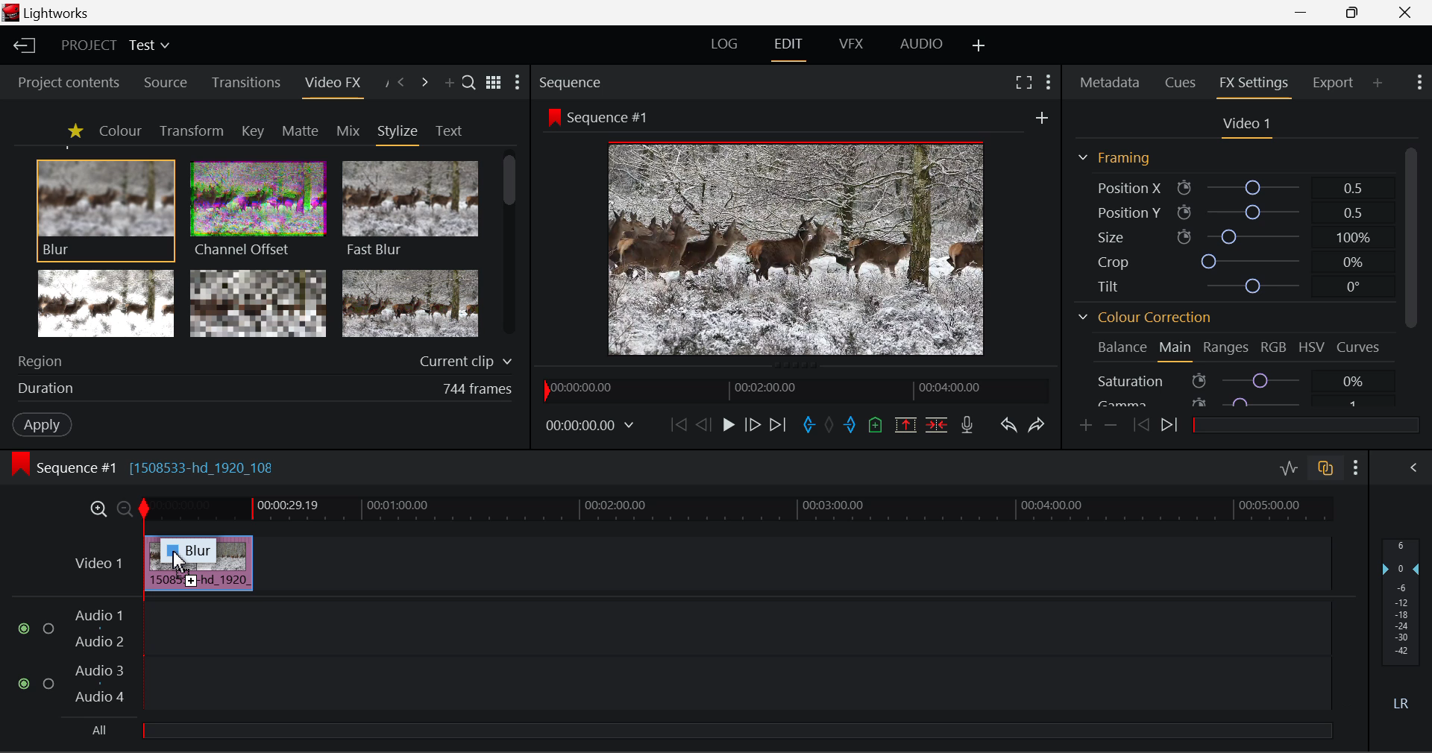 This screenshot has height=753, width=1432. I want to click on Timeline Zoom Out, so click(124, 508).